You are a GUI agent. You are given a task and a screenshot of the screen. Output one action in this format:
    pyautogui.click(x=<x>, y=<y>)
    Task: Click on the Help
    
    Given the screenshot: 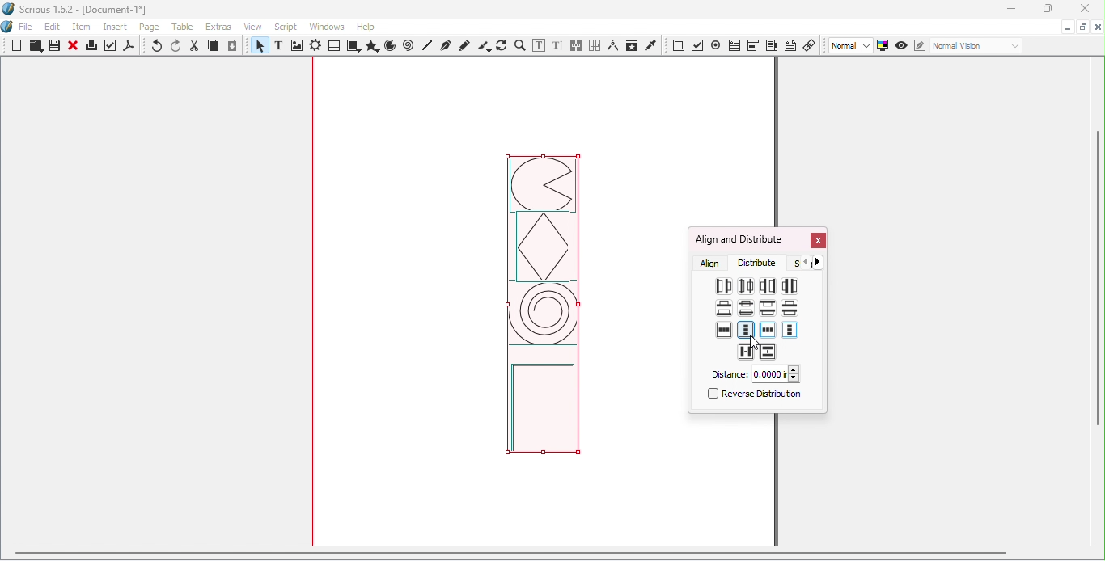 What is the action you would take?
    pyautogui.click(x=366, y=27)
    